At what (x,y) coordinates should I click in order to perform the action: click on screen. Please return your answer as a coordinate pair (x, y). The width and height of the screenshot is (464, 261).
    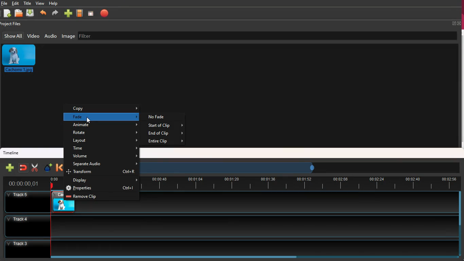
    Looking at the image, I should click on (92, 13).